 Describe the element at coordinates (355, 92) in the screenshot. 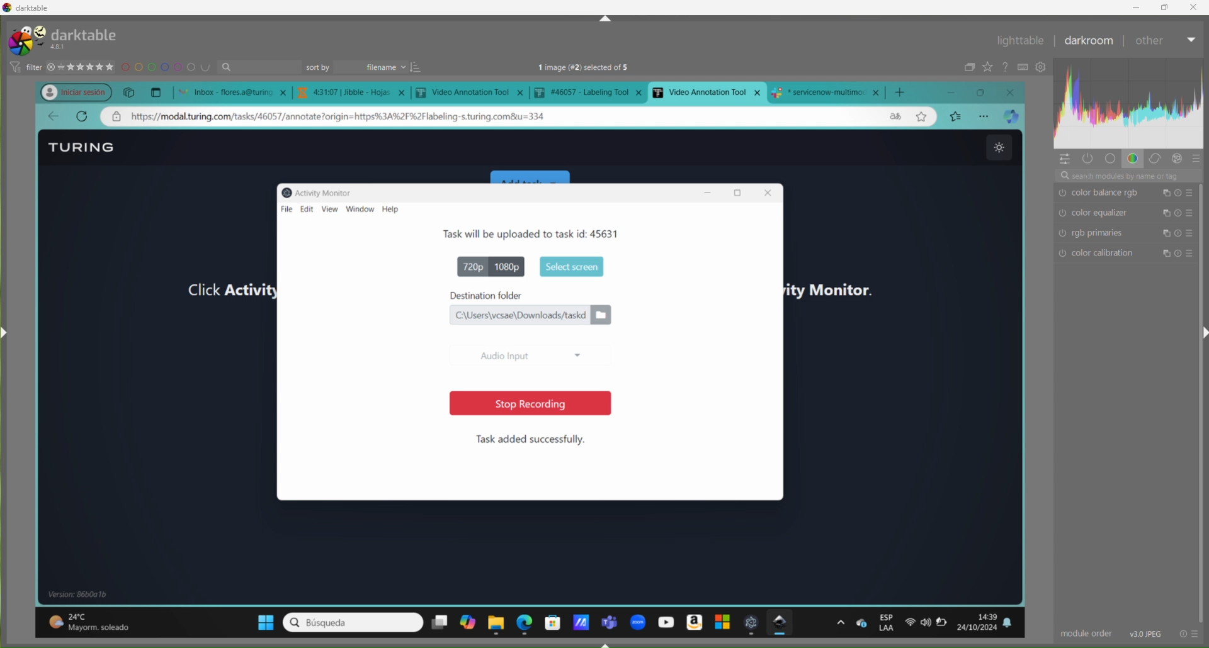

I see `tab` at that location.